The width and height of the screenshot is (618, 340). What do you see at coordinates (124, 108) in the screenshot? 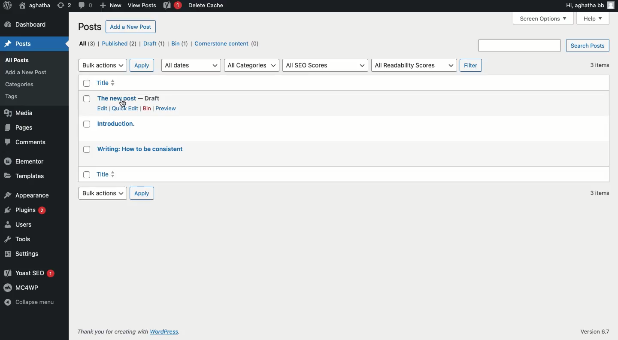
I see `Quick edit` at bounding box center [124, 108].